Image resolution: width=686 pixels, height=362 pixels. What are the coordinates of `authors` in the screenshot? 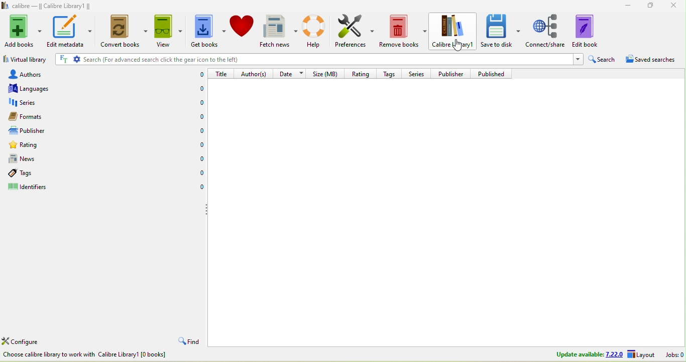 It's located at (35, 74).